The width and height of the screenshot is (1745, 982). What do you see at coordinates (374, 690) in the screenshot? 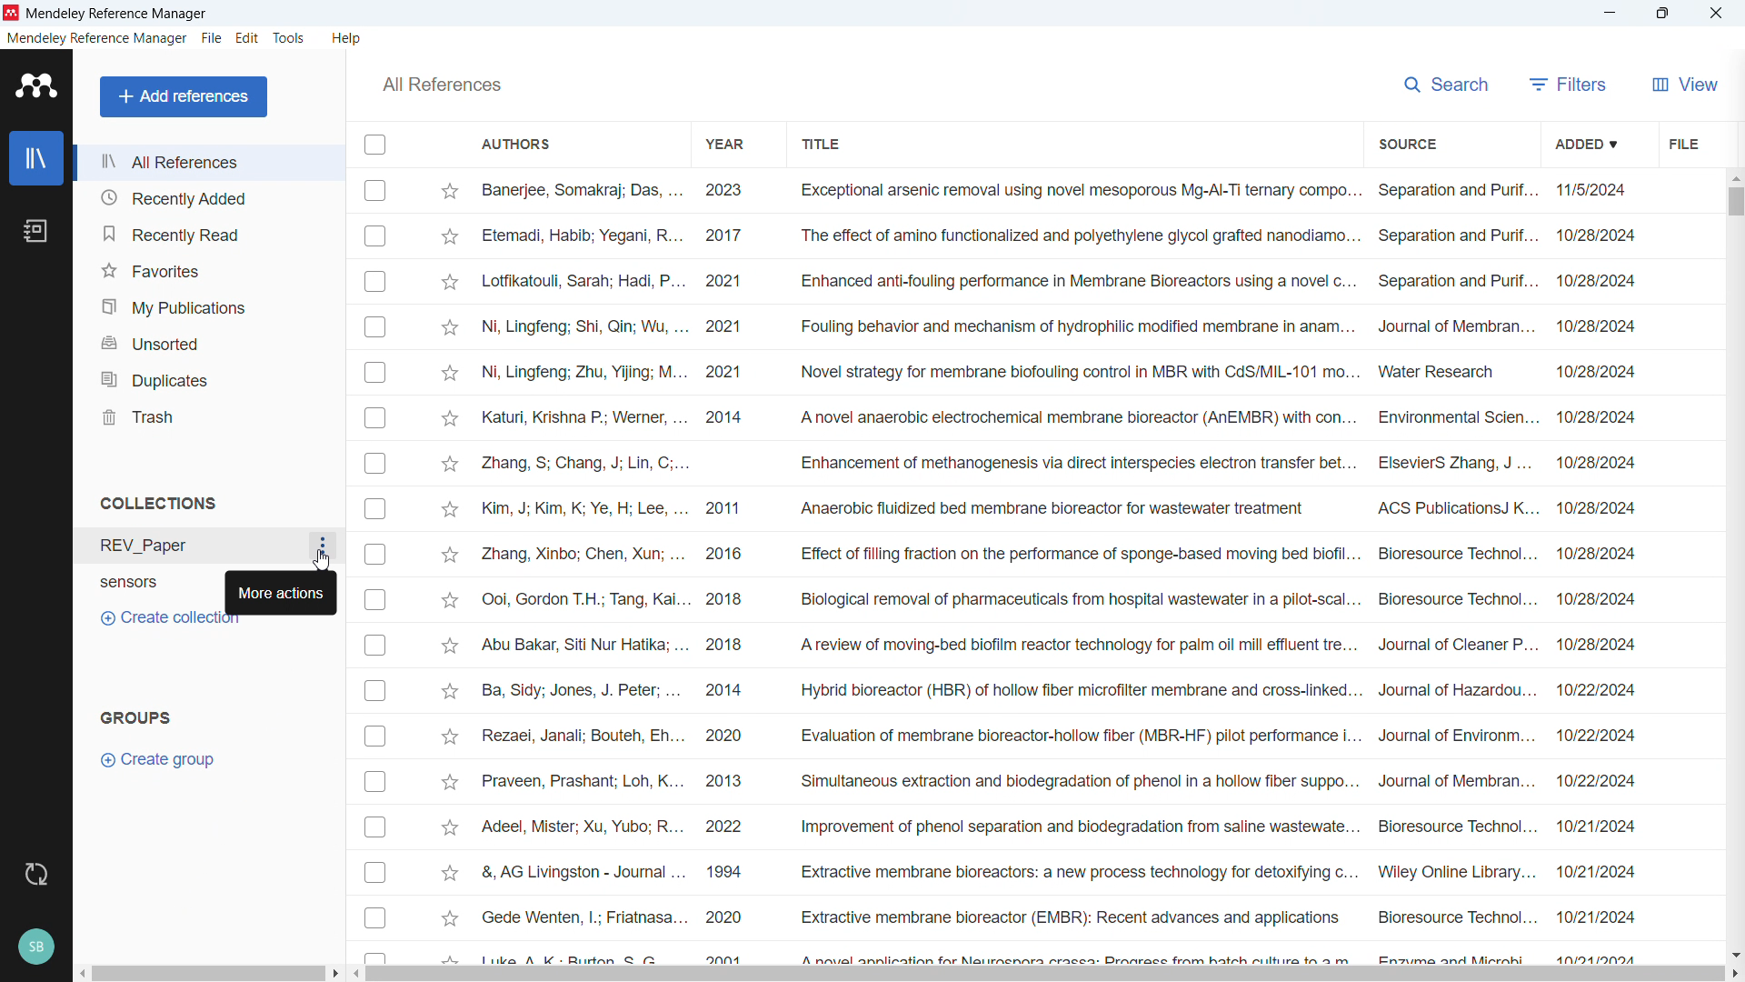
I see `Select respective publication` at bounding box center [374, 690].